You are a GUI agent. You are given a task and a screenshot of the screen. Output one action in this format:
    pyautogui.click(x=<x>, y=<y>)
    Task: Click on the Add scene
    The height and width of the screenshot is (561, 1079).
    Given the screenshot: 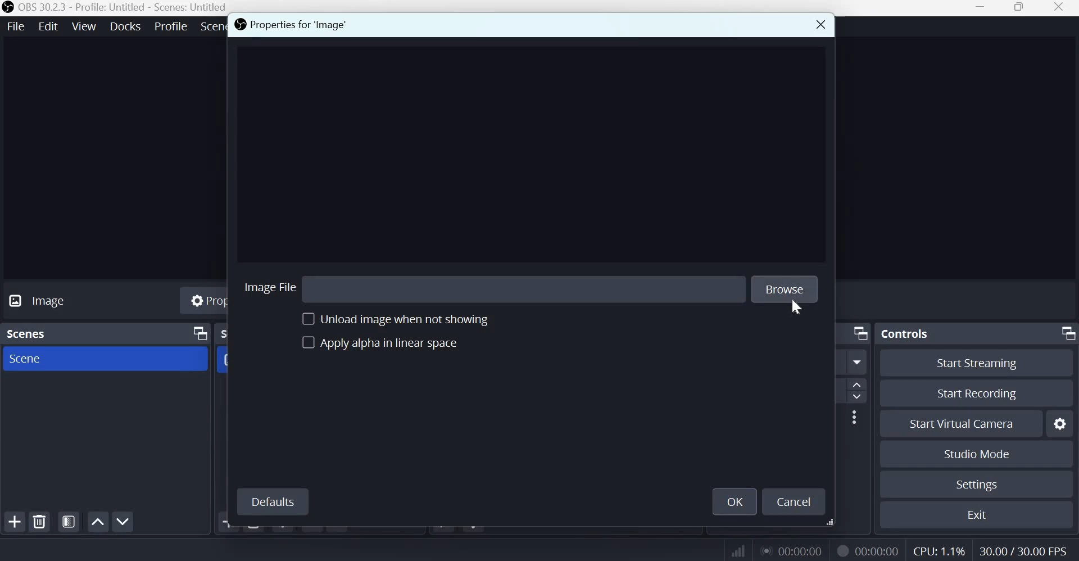 What is the action you would take?
    pyautogui.click(x=17, y=521)
    